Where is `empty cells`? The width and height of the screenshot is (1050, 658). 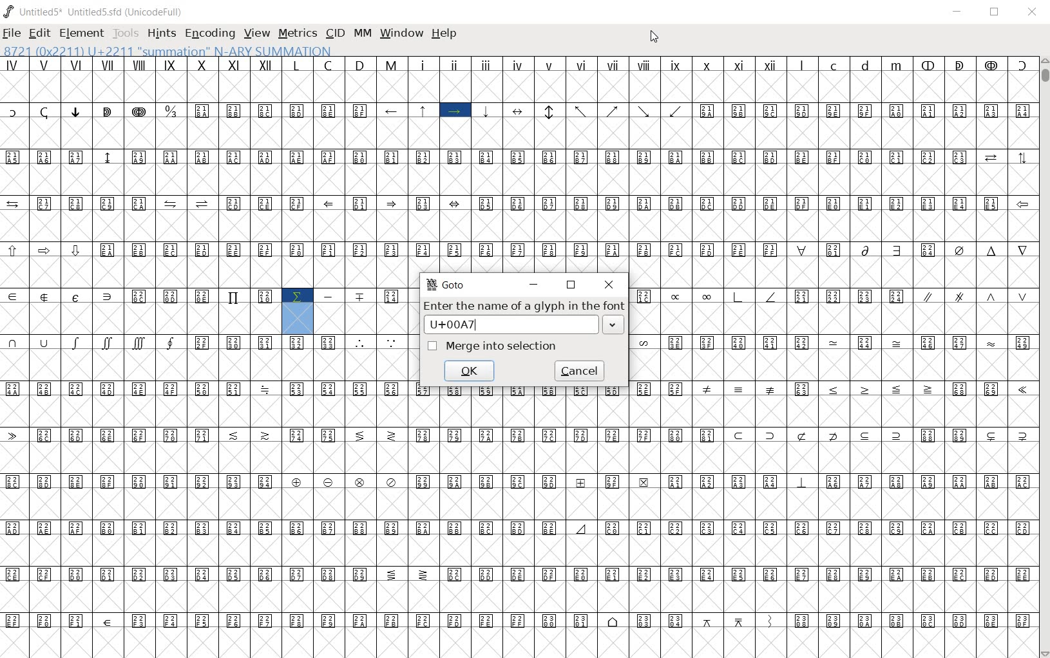
empty cells is located at coordinates (519, 410).